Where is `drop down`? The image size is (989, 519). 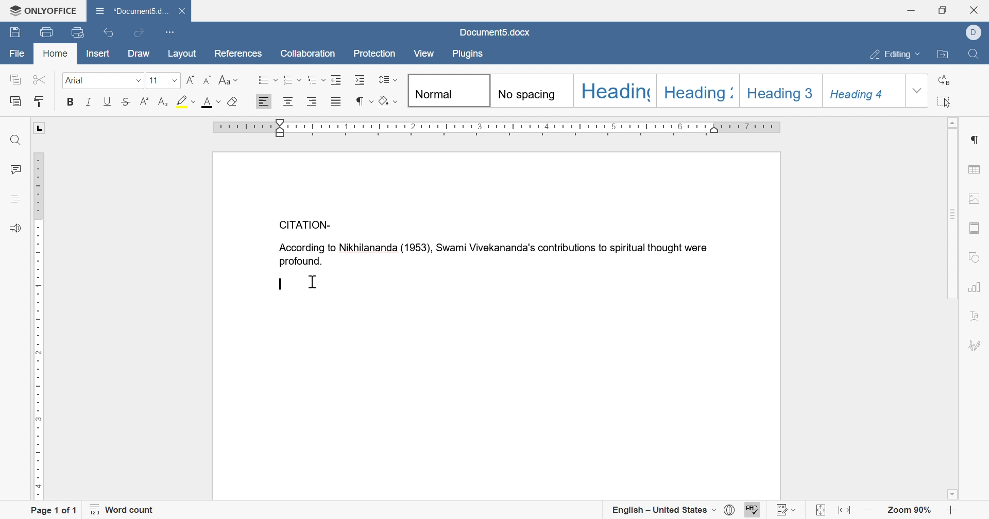
drop down is located at coordinates (920, 90).